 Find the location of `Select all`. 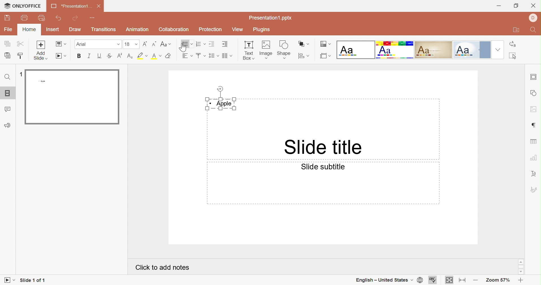

Select all is located at coordinates (515, 57).